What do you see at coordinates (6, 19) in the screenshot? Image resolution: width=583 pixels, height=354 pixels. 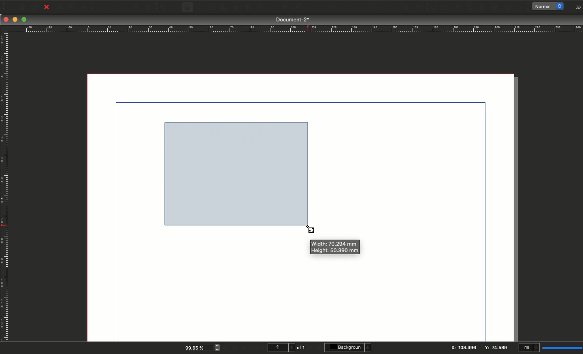 I see `Close` at bounding box center [6, 19].